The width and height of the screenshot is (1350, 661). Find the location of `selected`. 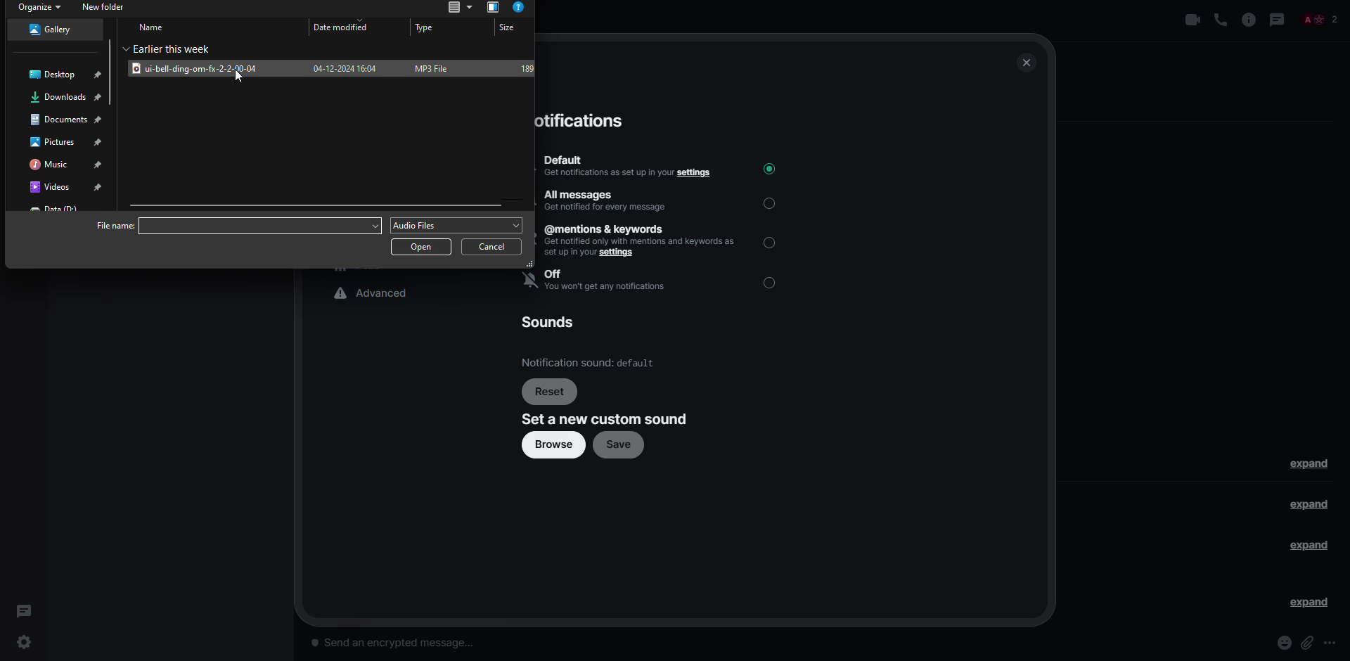

selected is located at coordinates (769, 168).